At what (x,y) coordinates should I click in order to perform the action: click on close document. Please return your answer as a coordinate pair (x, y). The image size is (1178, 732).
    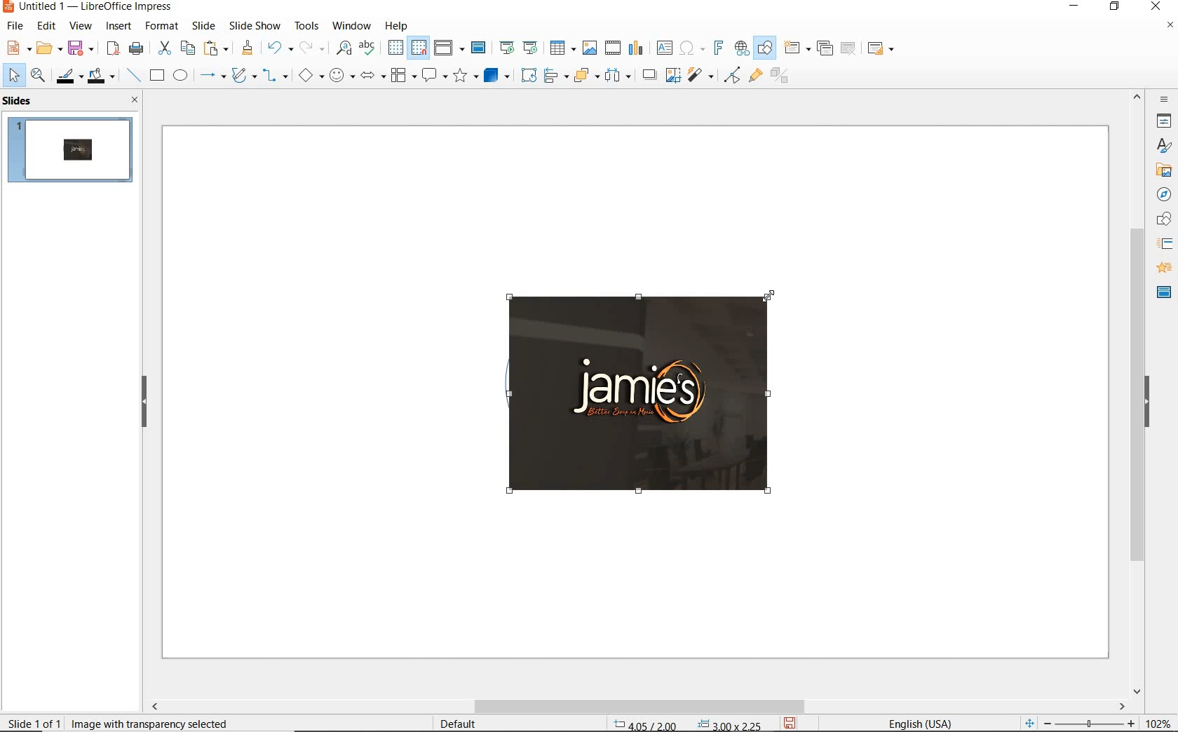
    Looking at the image, I should click on (1170, 28).